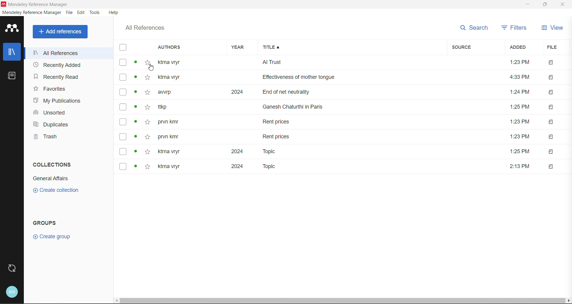 The height and width of the screenshot is (304, 572). I want to click on Source, so click(476, 47).